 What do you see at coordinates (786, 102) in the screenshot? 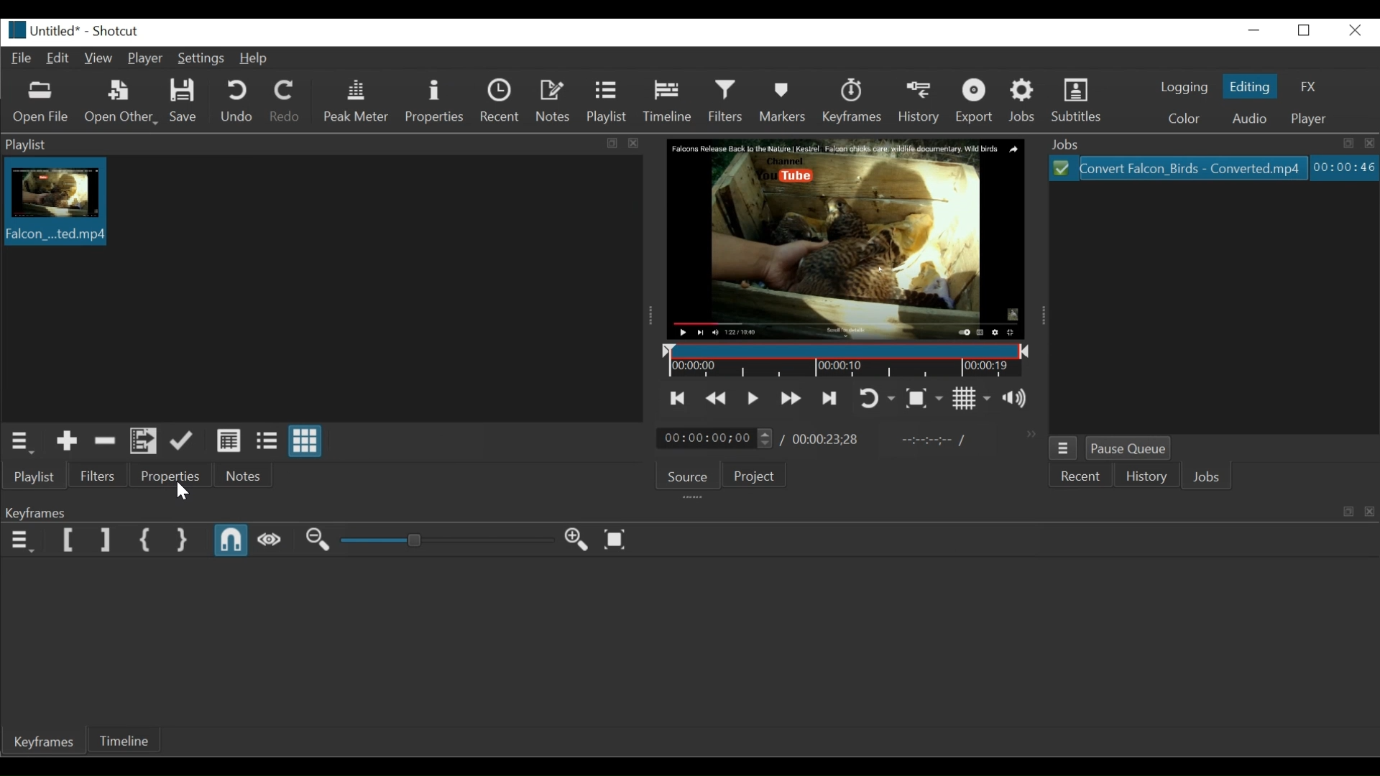
I see `Markers` at bounding box center [786, 102].